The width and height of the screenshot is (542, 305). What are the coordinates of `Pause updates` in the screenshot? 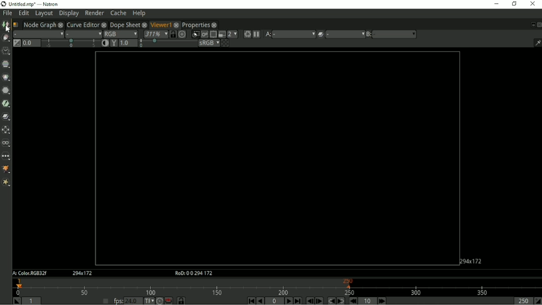 It's located at (257, 34).